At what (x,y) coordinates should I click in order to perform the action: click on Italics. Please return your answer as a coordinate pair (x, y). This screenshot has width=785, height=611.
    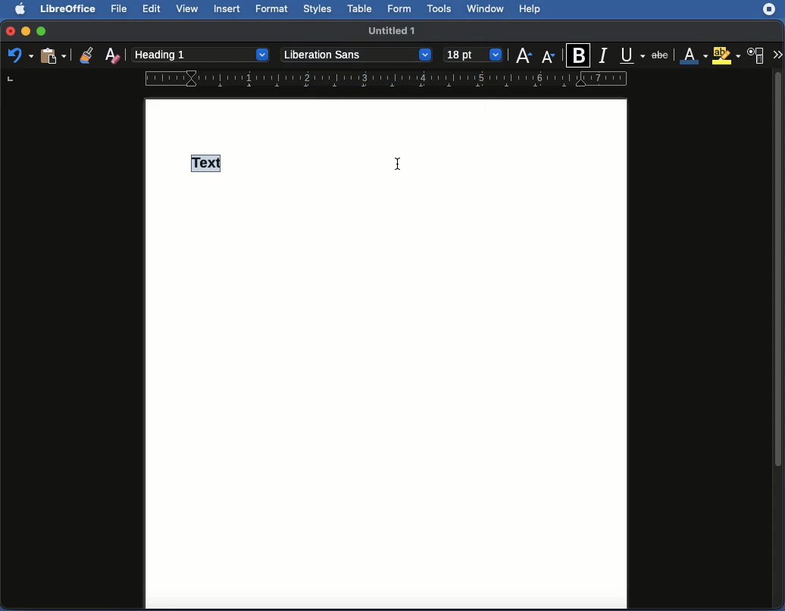
    Looking at the image, I should click on (604, 56).